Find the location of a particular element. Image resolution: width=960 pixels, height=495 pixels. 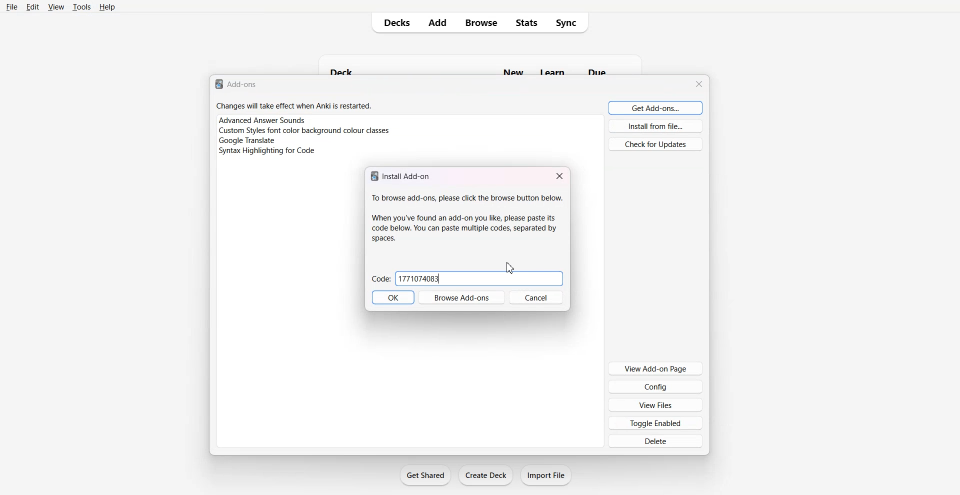

deck is located at coordinates (358, 69).